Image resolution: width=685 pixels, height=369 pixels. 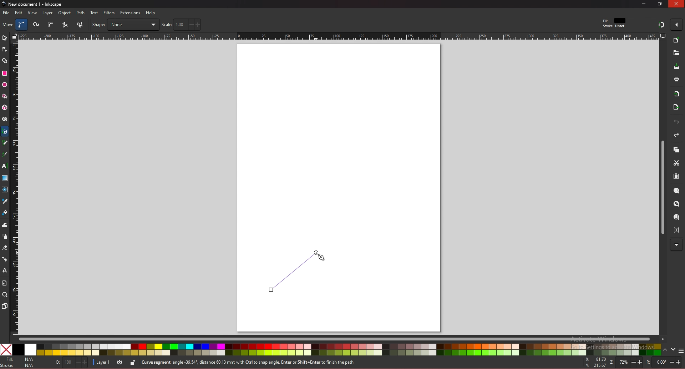 I want to click on import, so click(x=678, y=94).